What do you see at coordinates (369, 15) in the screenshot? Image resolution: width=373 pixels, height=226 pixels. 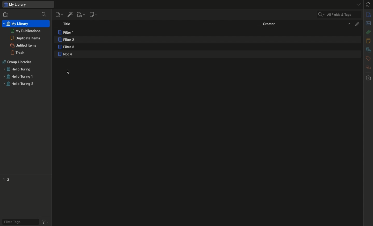 I see `Info` at bounding box center [369, 15].